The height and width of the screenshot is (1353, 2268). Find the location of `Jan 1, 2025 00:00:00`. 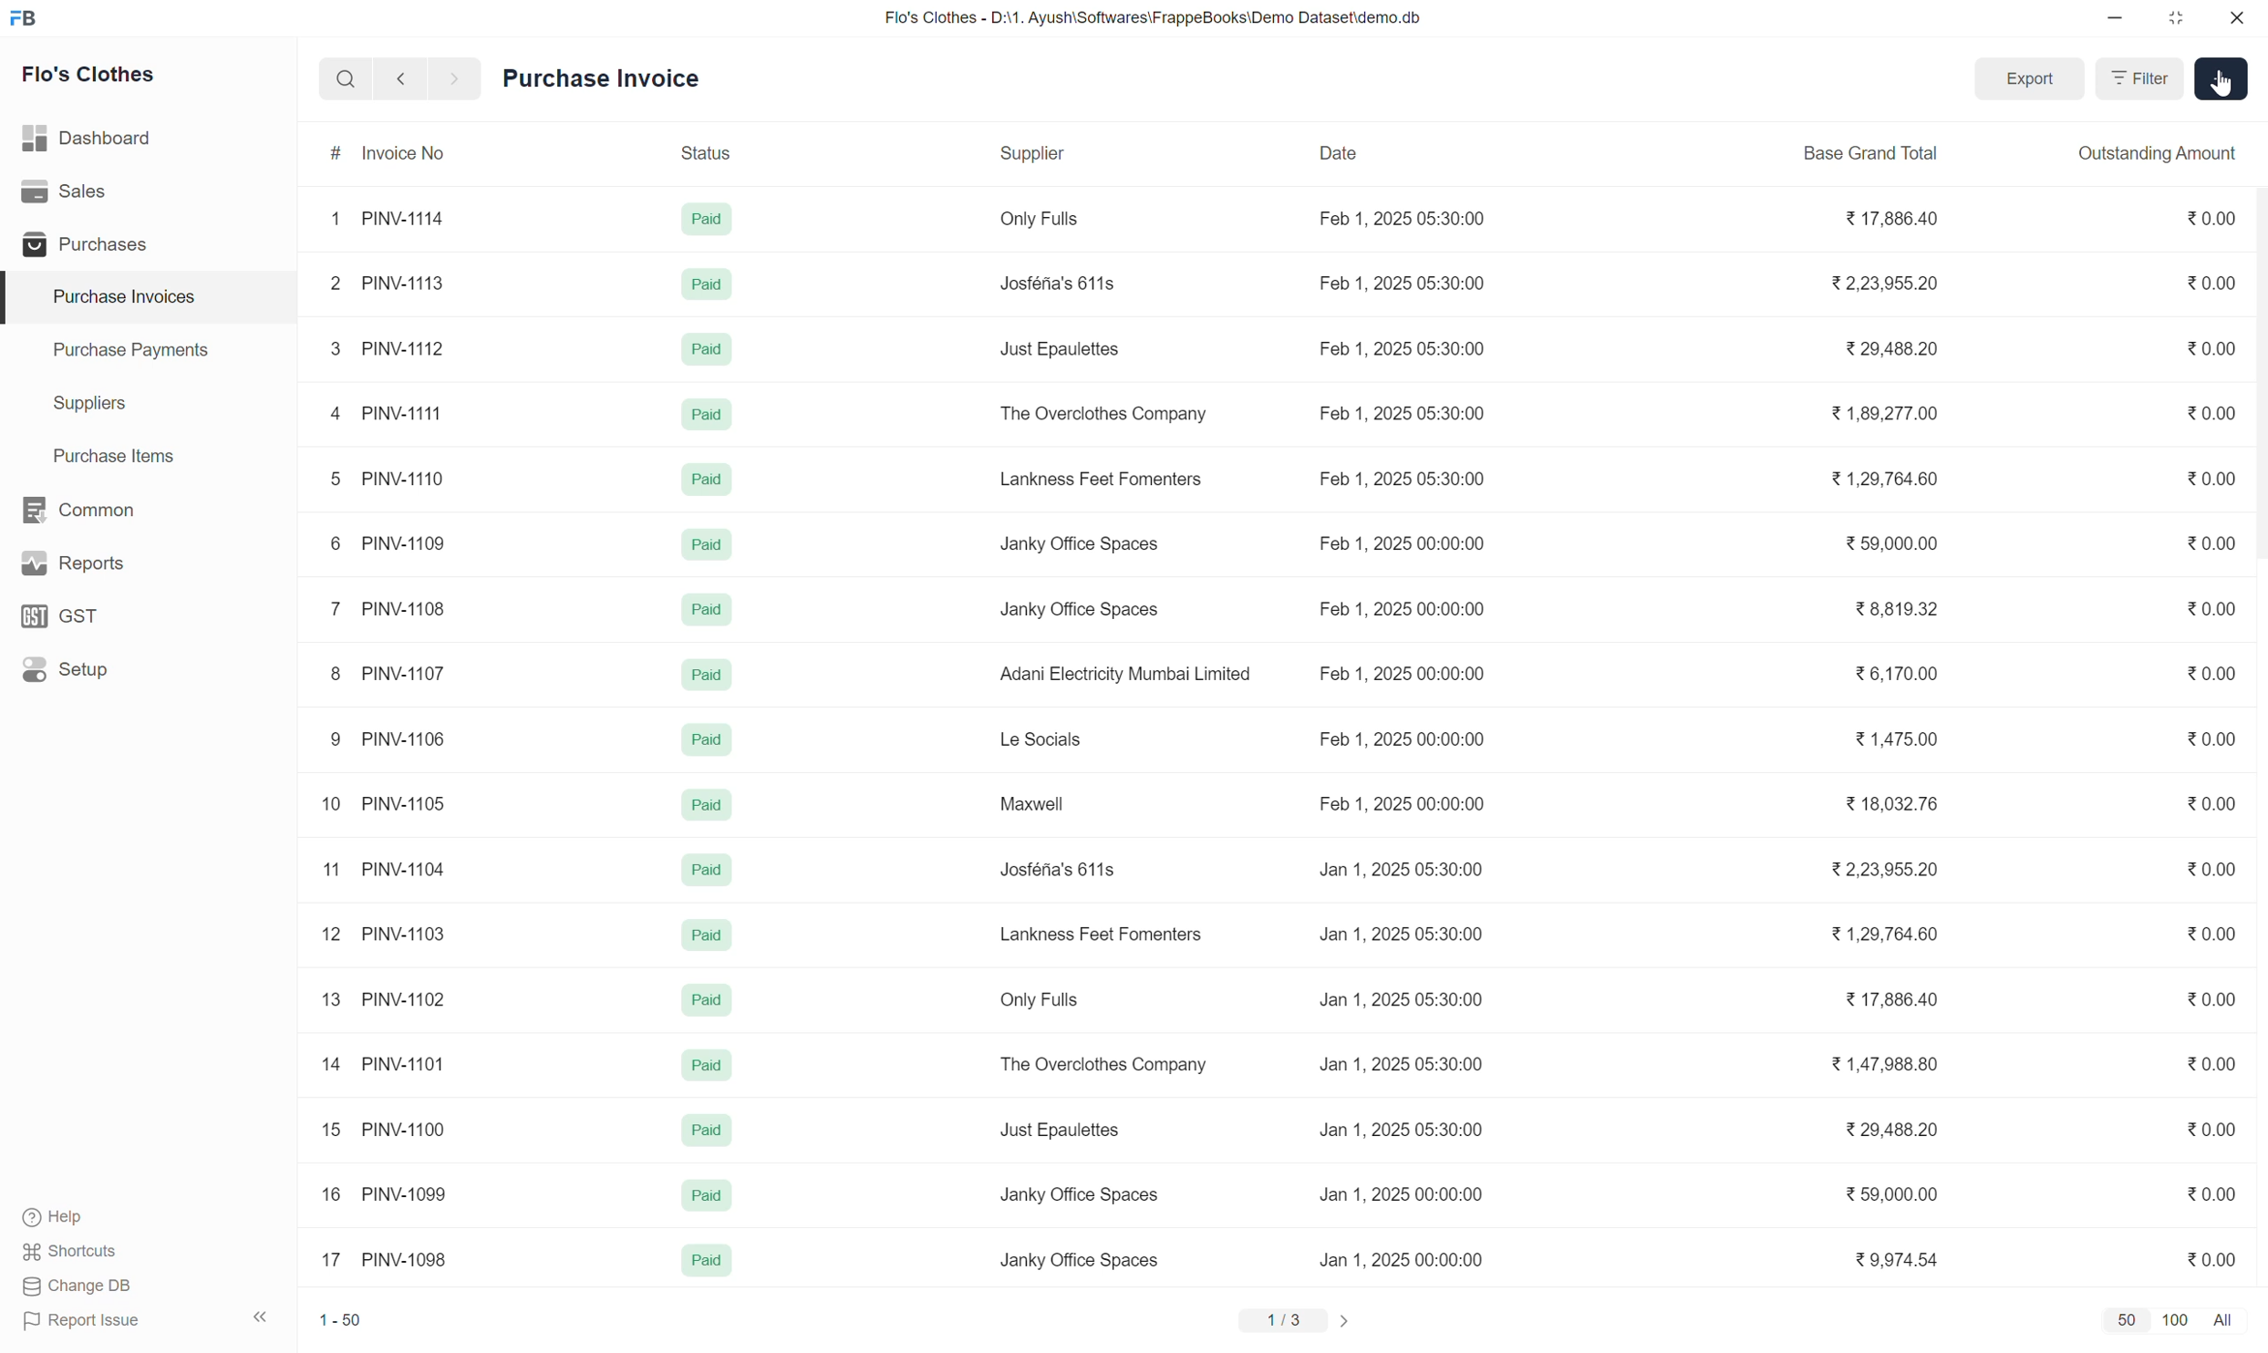

Jan 1, 2025 00:00:00 is located at coordinates (1401, 1260).